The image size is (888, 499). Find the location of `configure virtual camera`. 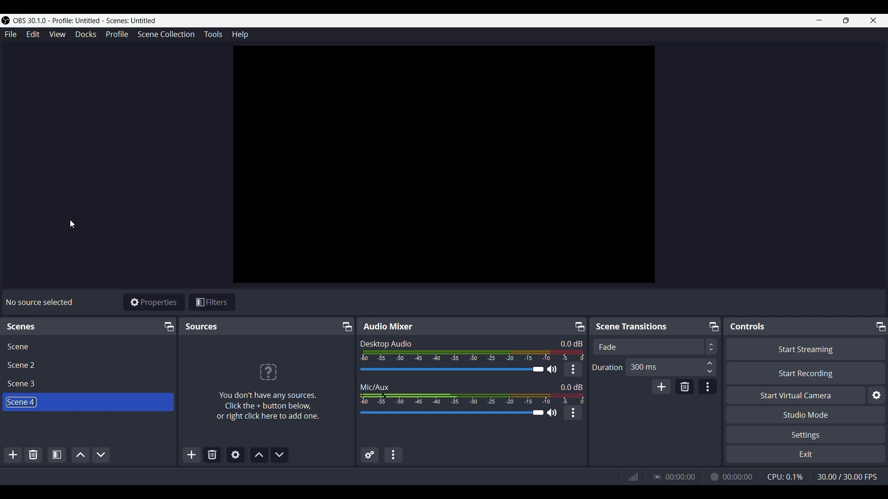

configure virtual camera is located at coordinates (876, 396).